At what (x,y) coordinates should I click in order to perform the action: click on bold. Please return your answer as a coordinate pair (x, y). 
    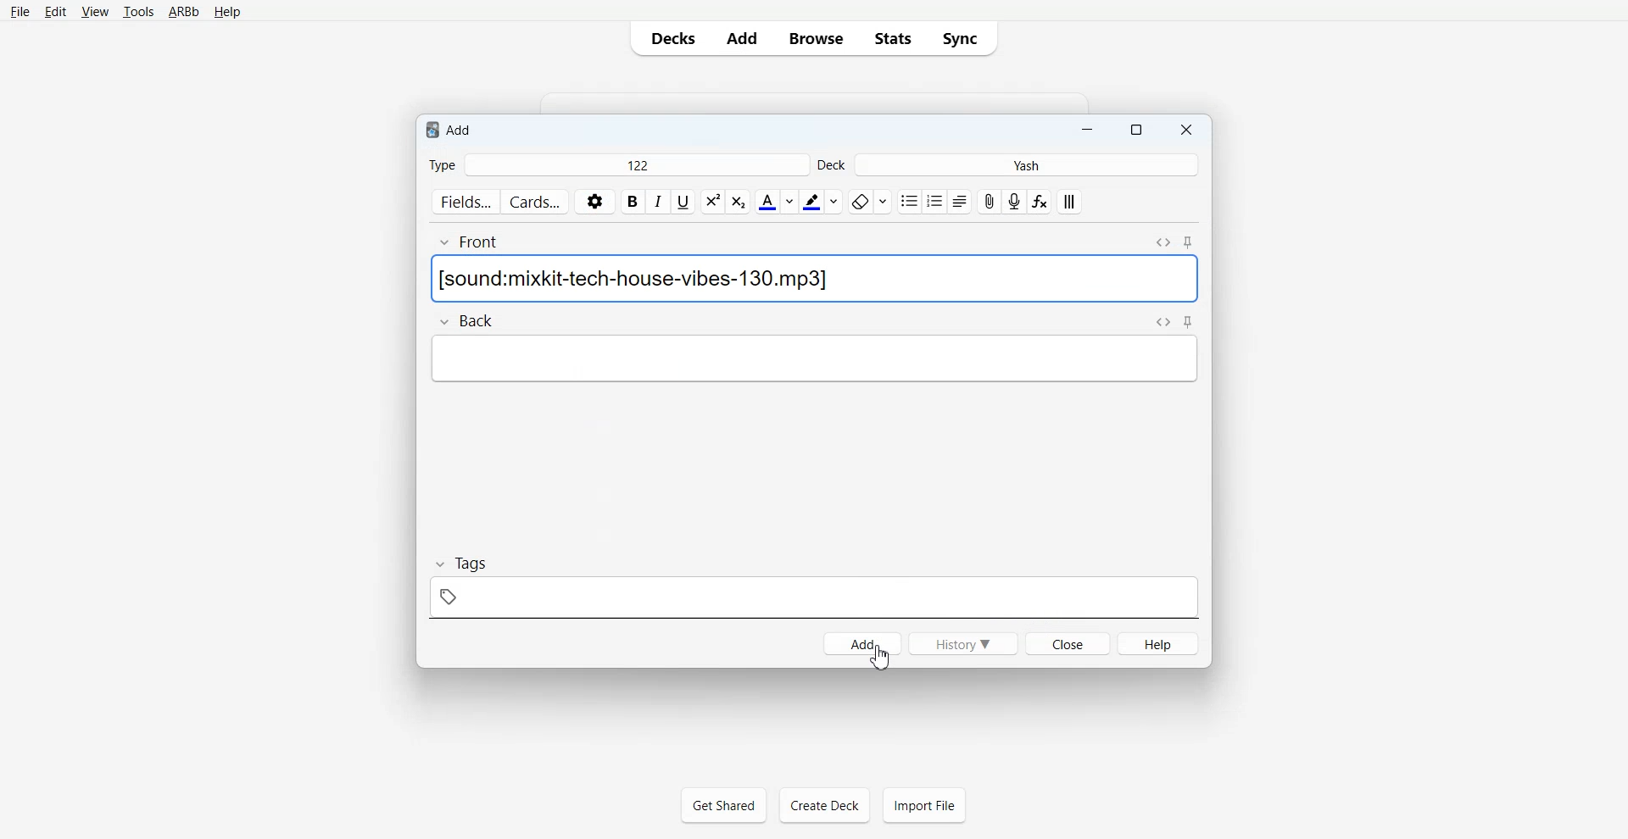
    Looking at the image, I should click on (633, 202).